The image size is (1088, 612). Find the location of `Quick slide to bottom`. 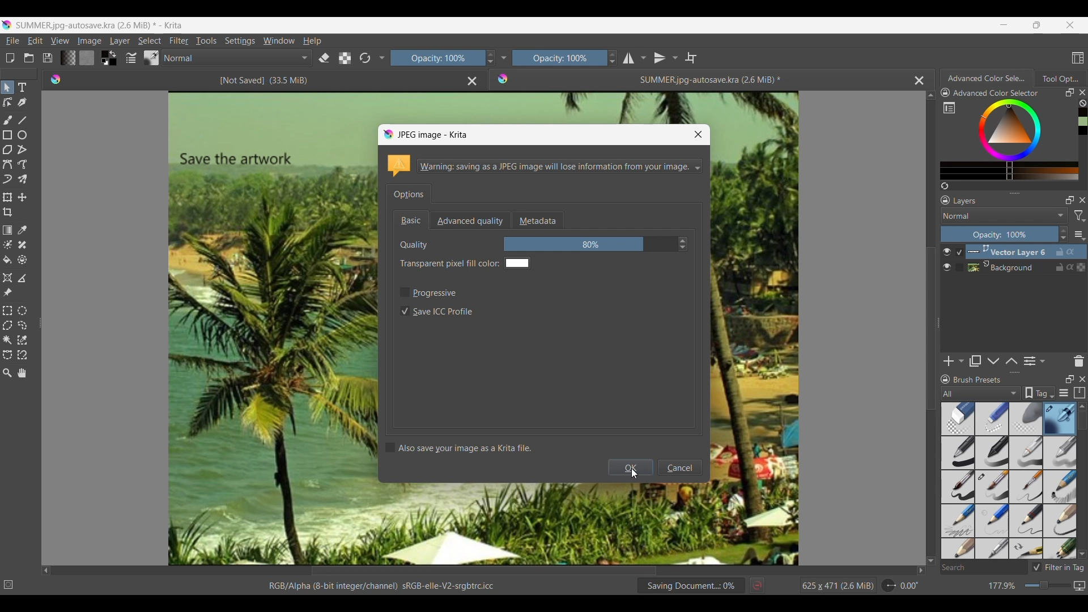

Quick slide to bottom is located at coordinates (1082, 555).